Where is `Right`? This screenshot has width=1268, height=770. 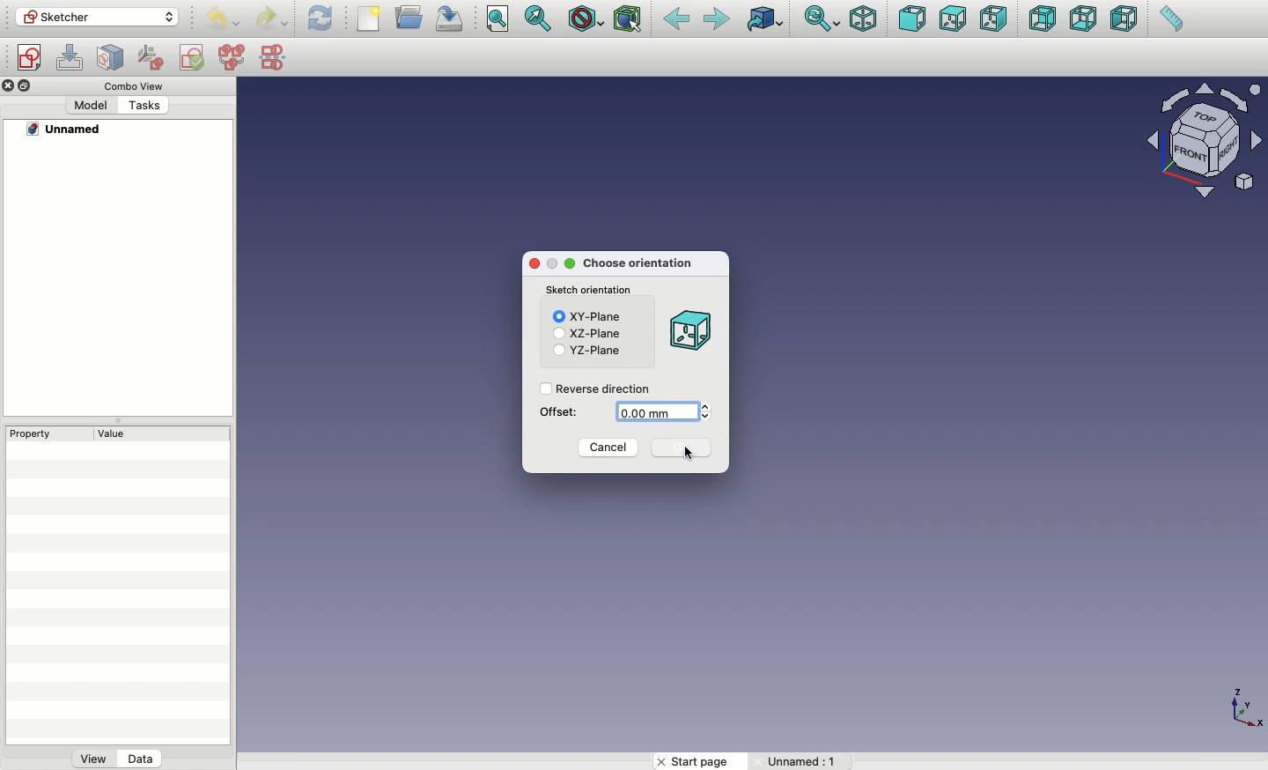 Right is located at coordinates (994, 20).